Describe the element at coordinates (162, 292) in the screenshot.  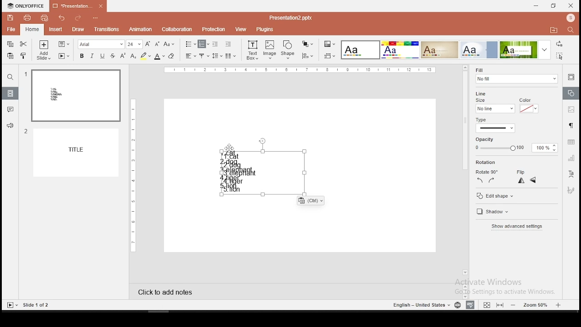
I see `click to add notes` at that location.